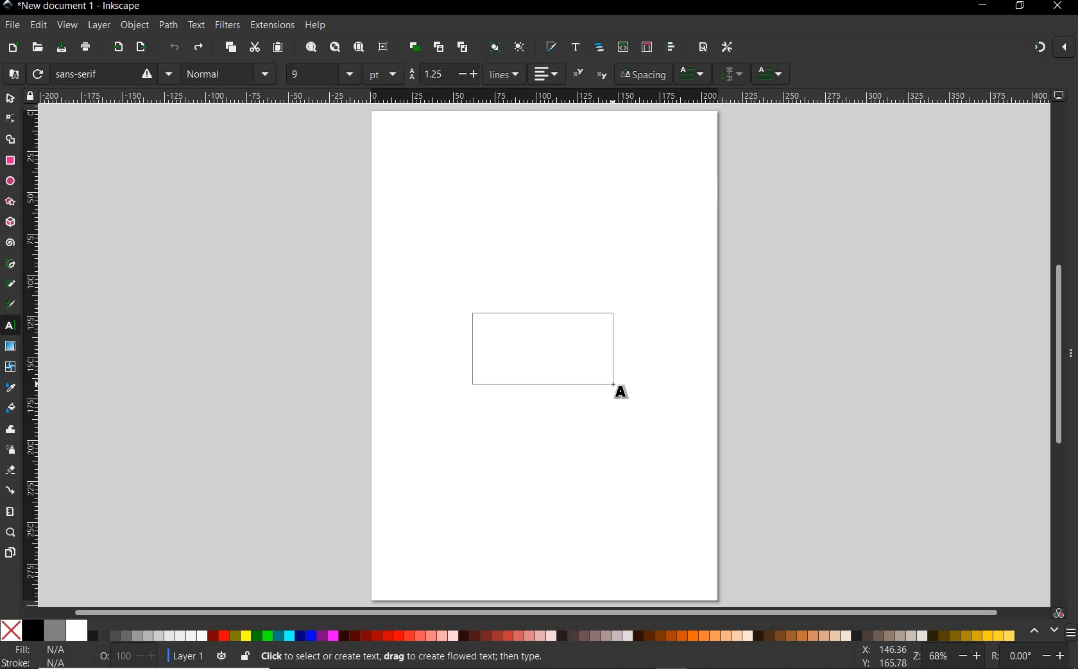  What do you see at coordinates (166, 24) in the screenshot?
I see `path` at bounding box center [166, 24].